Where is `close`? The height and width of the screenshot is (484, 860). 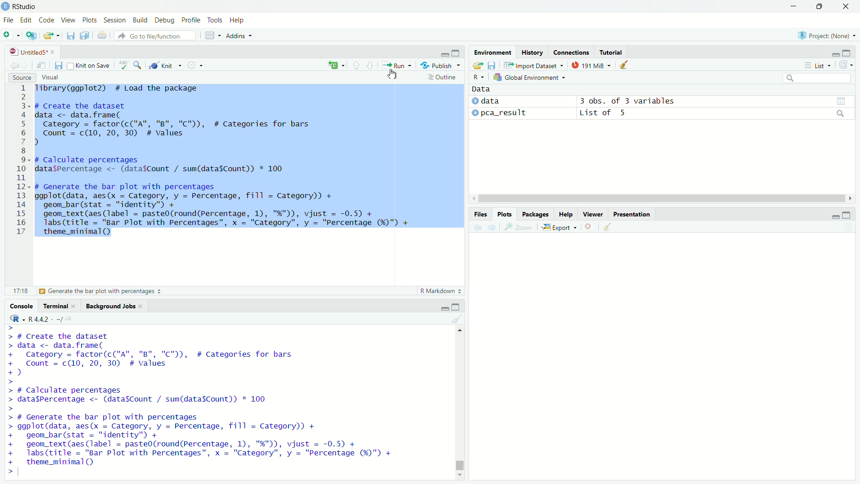 close is located at coordinates (847, 7).